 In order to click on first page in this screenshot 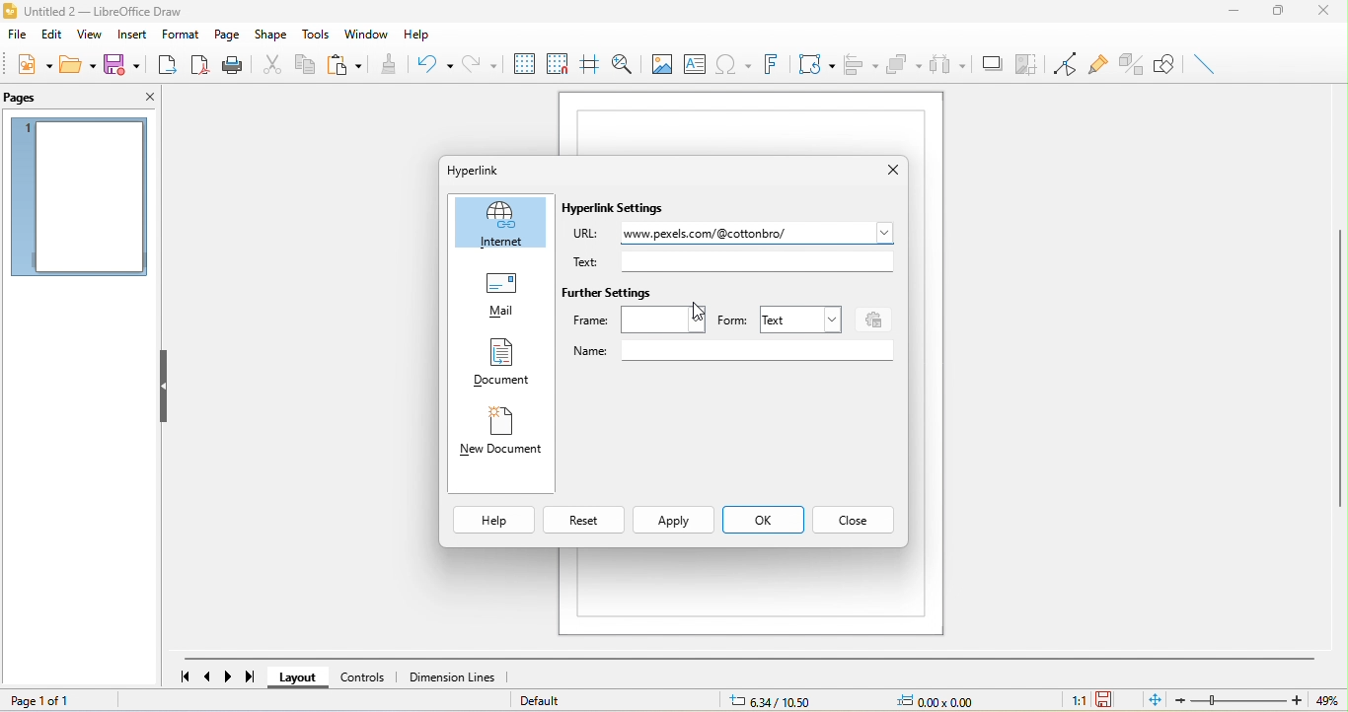, I will do `click(185, 677)`.